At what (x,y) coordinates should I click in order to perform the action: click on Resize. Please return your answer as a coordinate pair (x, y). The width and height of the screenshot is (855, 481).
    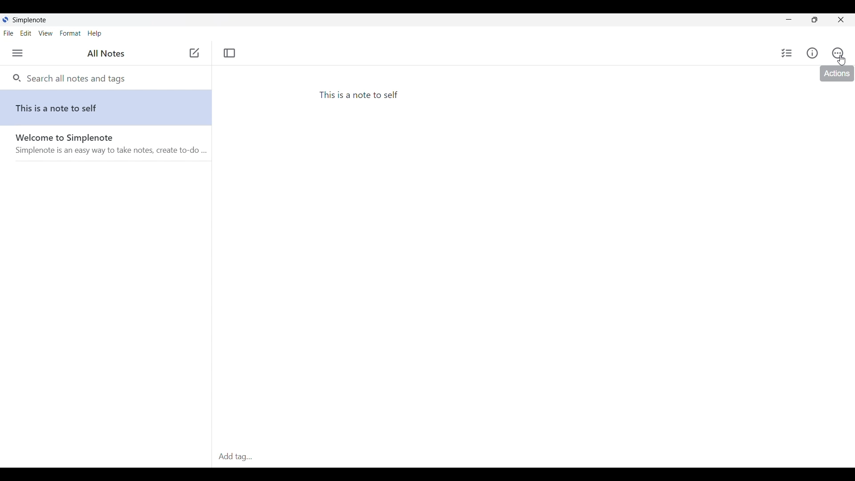
    Looking at the image, I should click on (814, 20).